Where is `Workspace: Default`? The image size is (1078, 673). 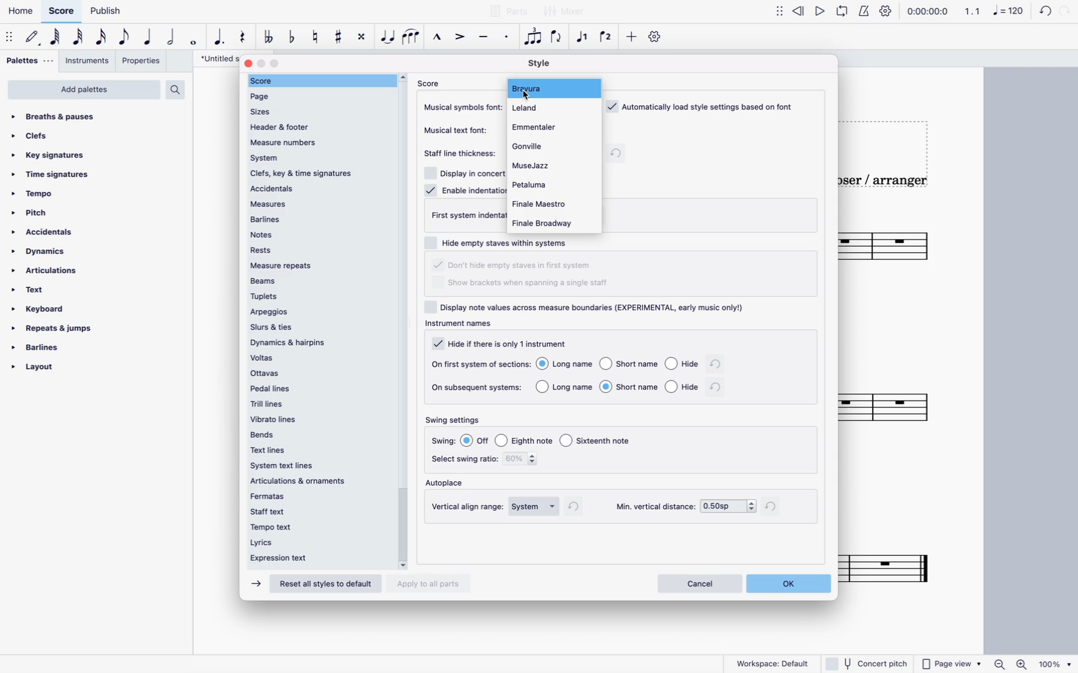 Workspace: Default is located at coordinates (773, 662).